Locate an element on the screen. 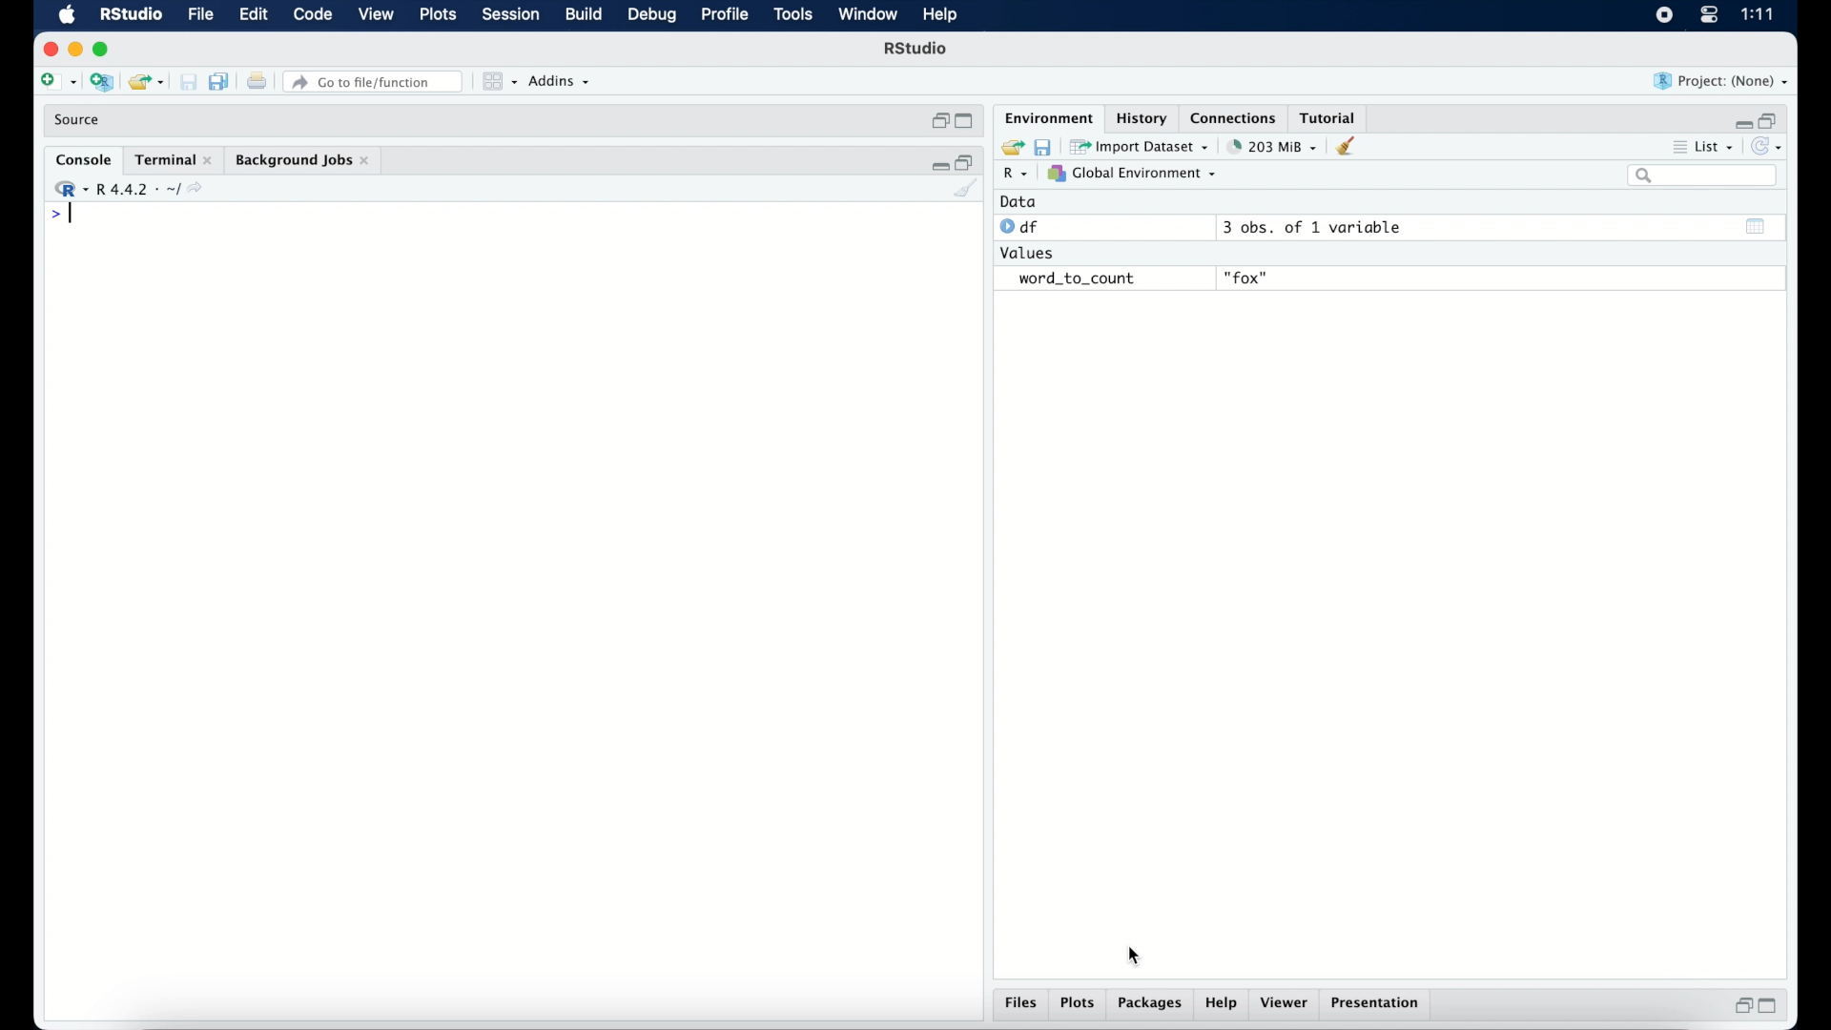  addins is located at coordinates (560, 81).